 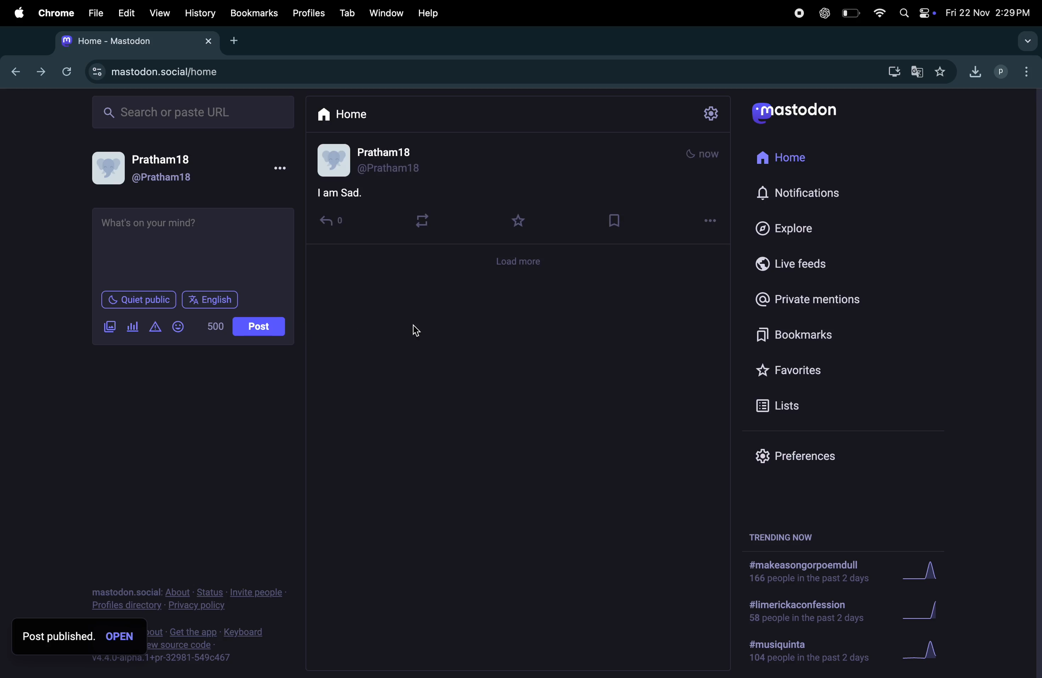 What do you see at coordinates (823, 300) in the screenshot?
I see `private mentions` at bounding box center [823, 300].